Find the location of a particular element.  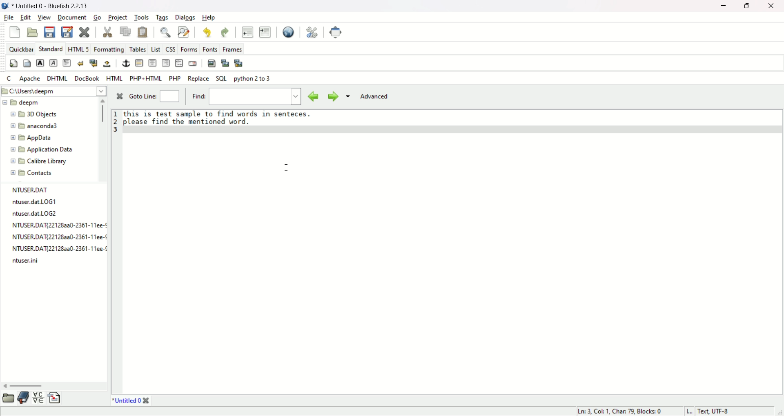

indent is located at coordinates (265, 31).